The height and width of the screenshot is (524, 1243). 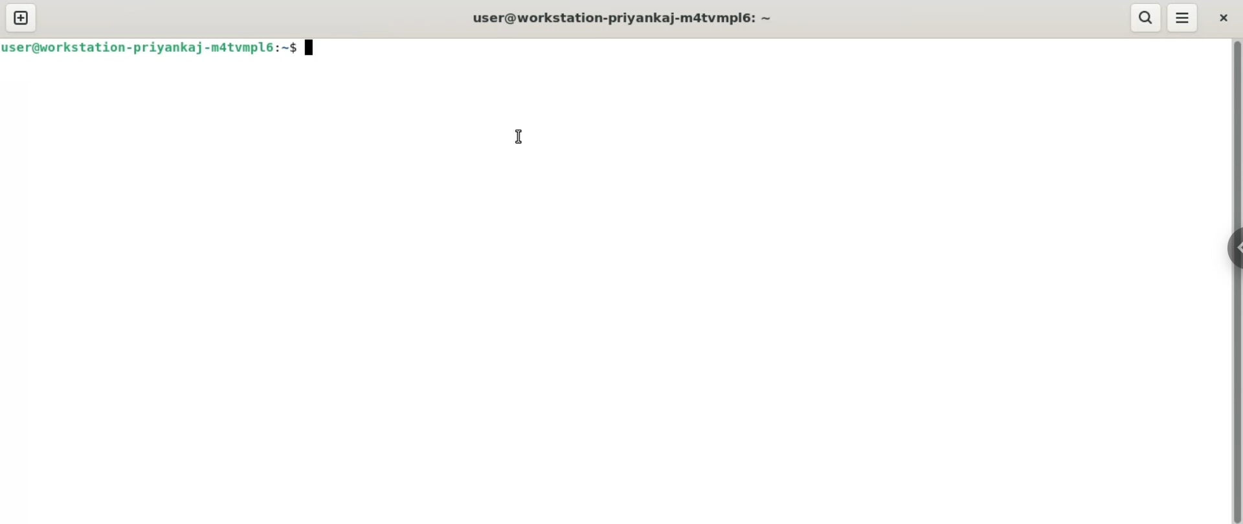 What do you see at coordinates (1146, 17) in the screenshot?
I see `search` at bounding box center [1146, 17].